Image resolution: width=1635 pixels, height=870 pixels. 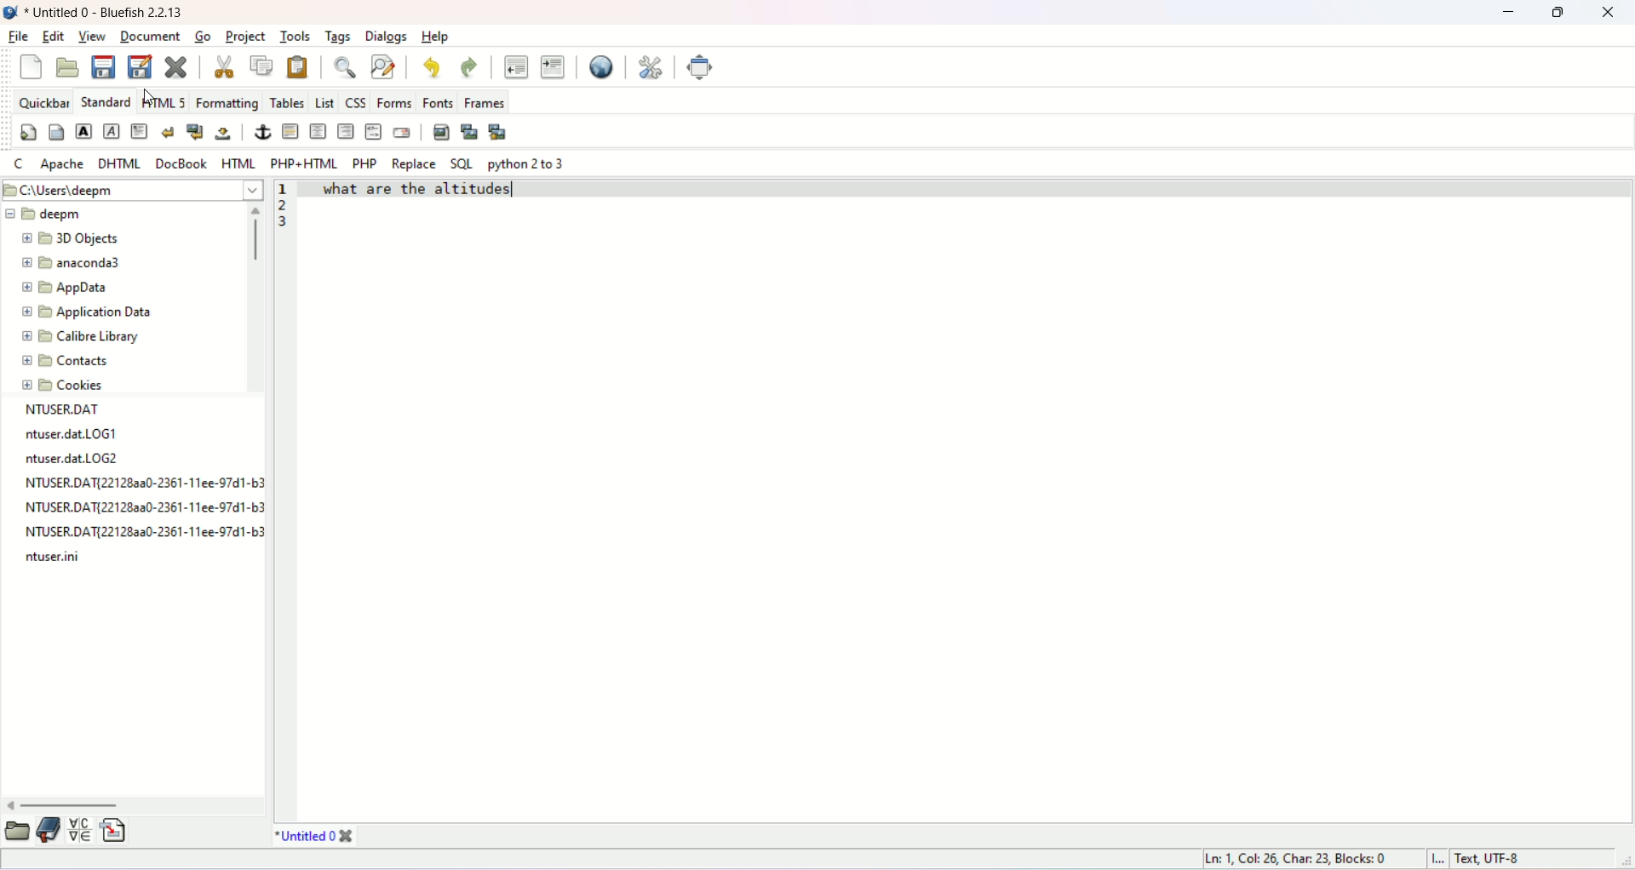 I want to click on forms, so click(x=394, y=103).